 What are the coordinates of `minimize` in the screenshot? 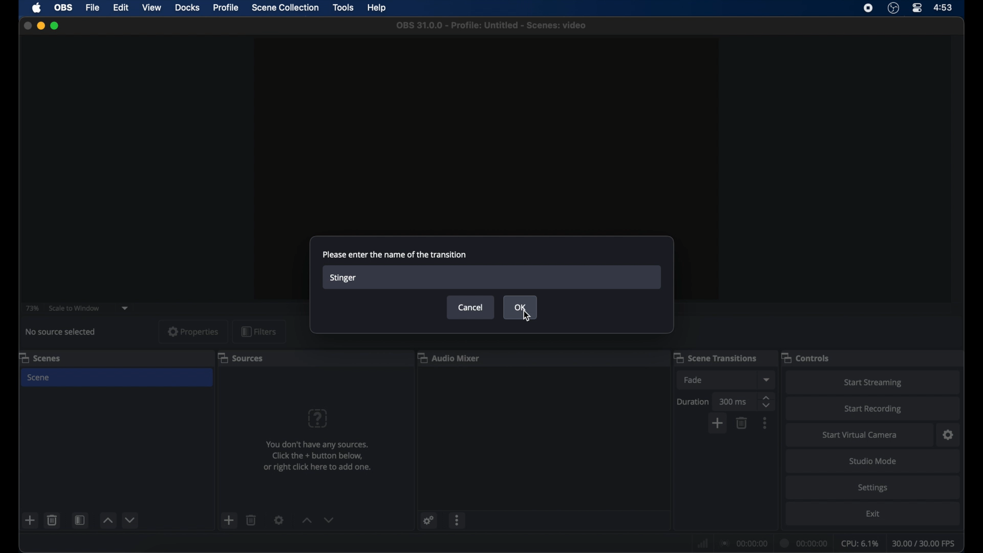 It's located at (40, 26).